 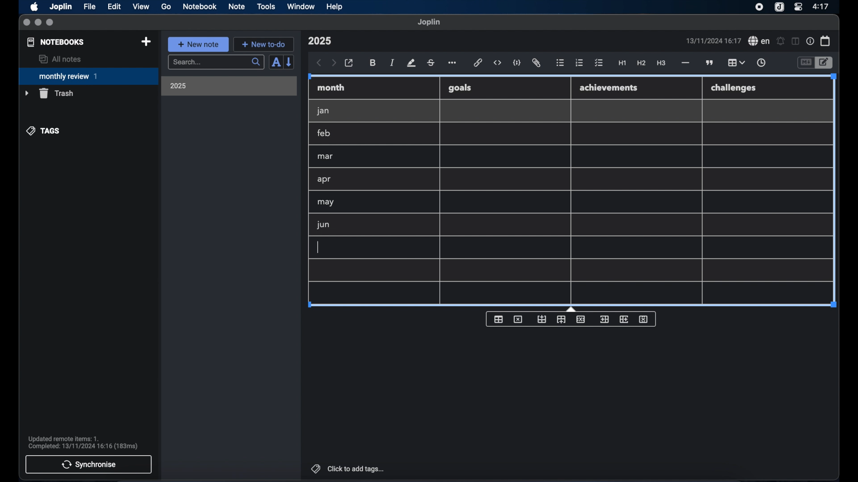 What do you see at coordinates (581, 319) in the screenshot?
I see `delete row` at bounding box center [581, 319].